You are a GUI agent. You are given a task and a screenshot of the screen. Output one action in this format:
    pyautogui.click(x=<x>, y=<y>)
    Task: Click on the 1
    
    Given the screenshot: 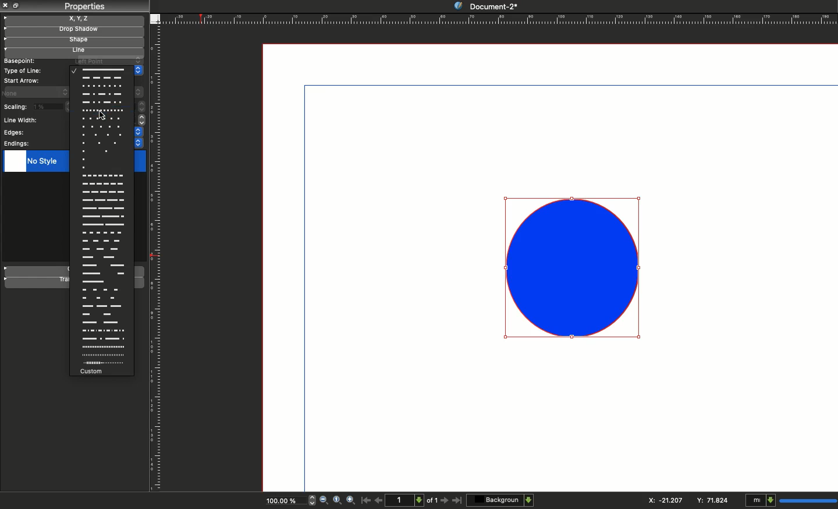 What is the action you would take?
    pyautogui.click(x=406, y=500)
    